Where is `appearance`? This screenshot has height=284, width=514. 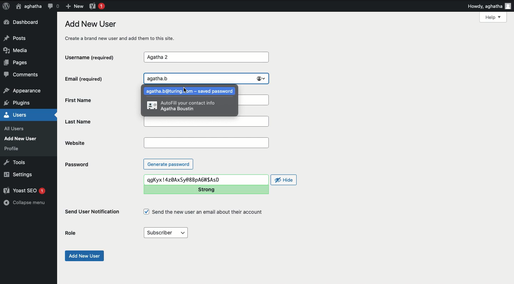
appearance is located at coordinates (22, 91).